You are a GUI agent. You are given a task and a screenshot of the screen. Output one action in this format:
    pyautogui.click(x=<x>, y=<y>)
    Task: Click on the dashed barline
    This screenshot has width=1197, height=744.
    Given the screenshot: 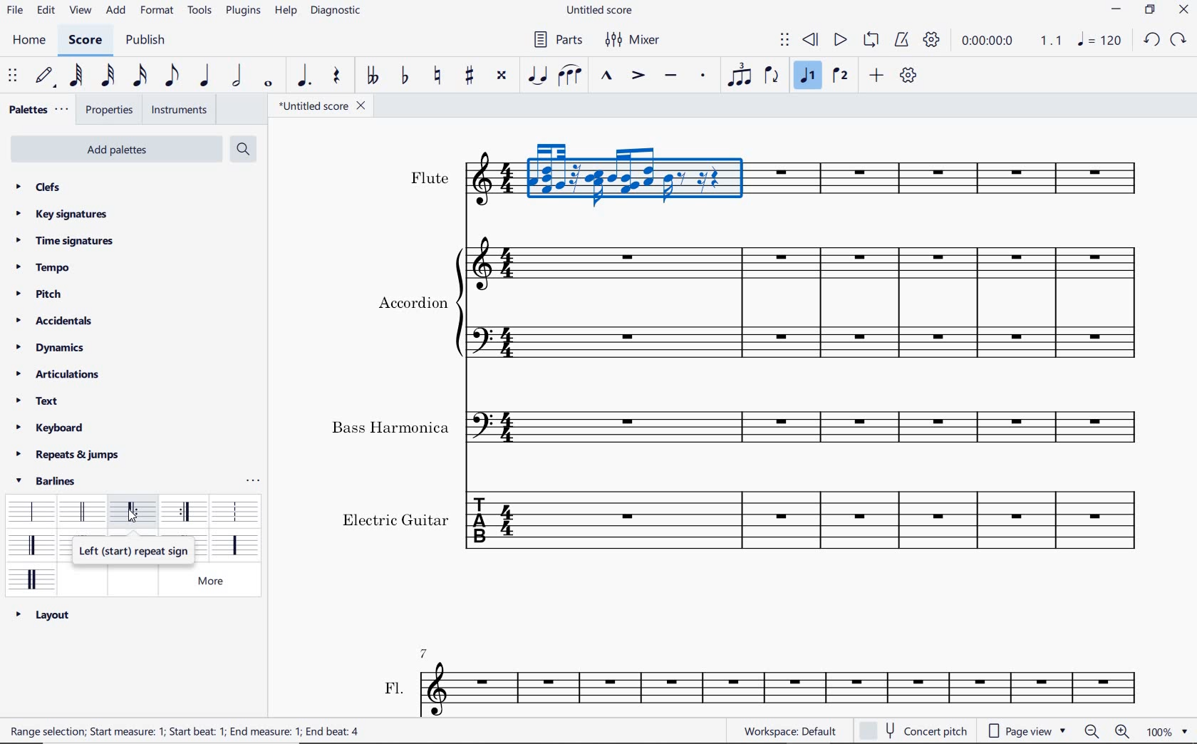 What is the action you would take?
    pyautogui.click(x=235, y=510)
    